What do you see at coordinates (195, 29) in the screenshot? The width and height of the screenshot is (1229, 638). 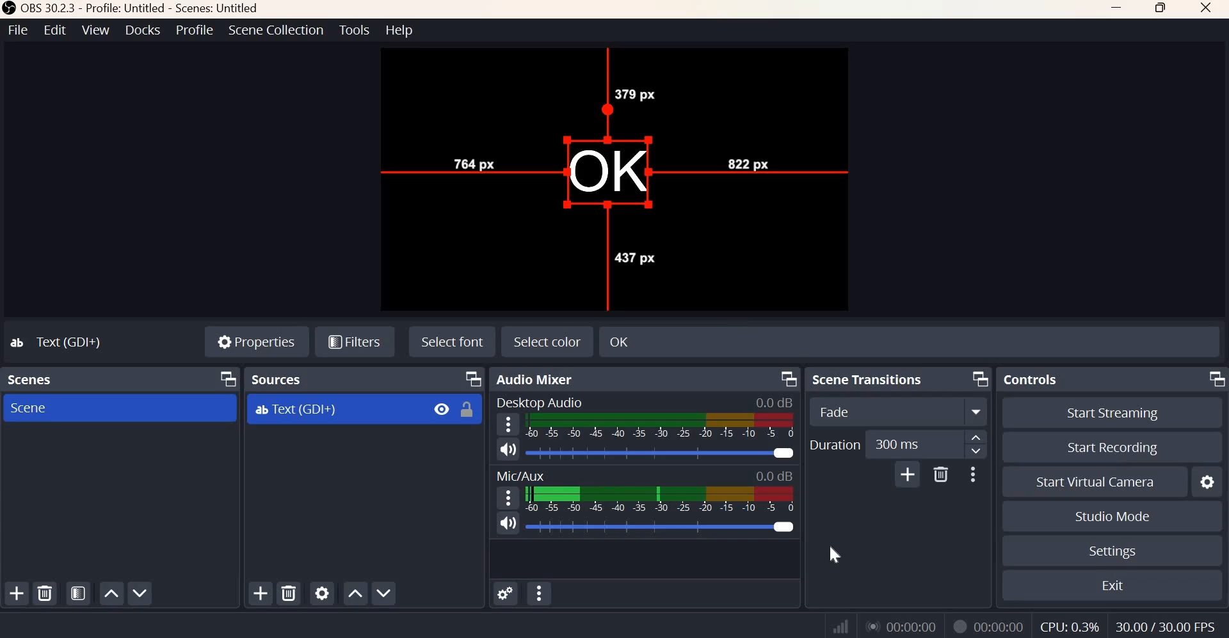 I see `Profile` at bounding box center [195, 29].